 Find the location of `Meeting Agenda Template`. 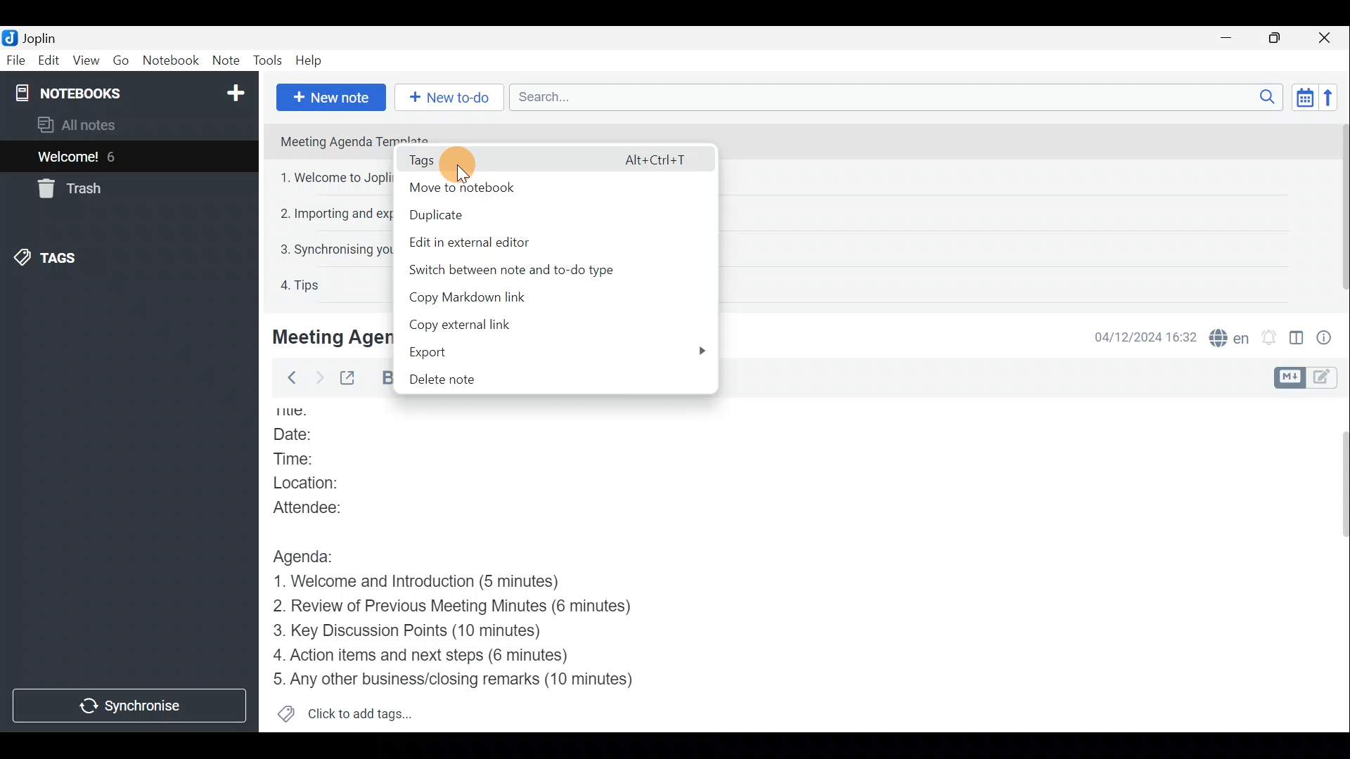

Meeting Agenda Template is located at coordinates (356, 139).